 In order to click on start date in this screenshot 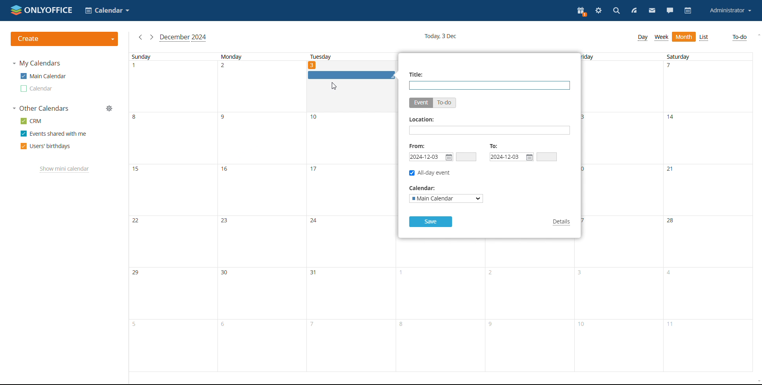, I will do `click(431, 157)`.